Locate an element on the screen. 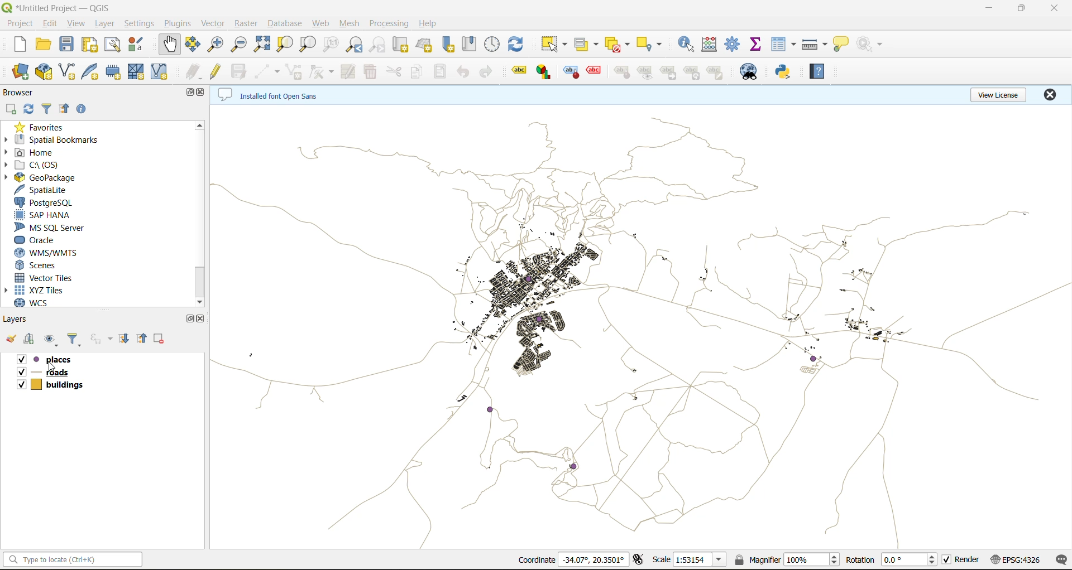  enable properties is located at coordinates (85, 111).